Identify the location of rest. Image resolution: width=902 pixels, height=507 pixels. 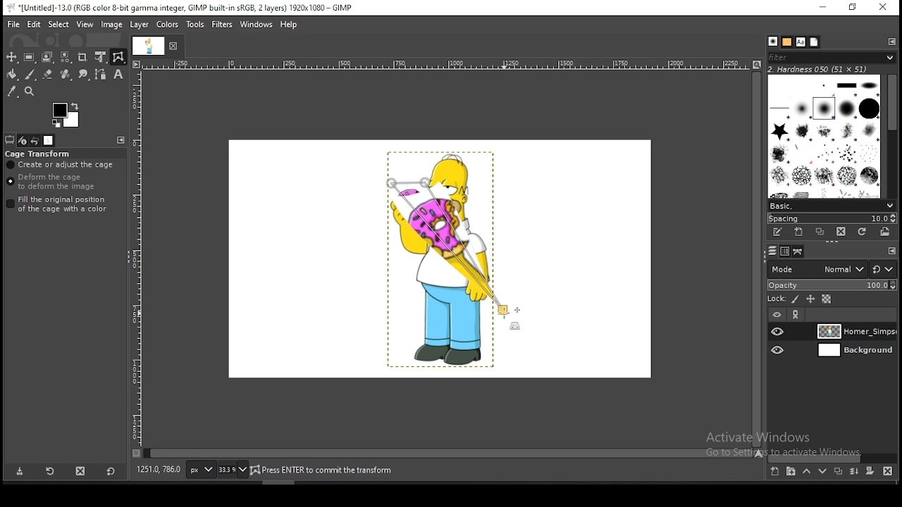
(883, 269).